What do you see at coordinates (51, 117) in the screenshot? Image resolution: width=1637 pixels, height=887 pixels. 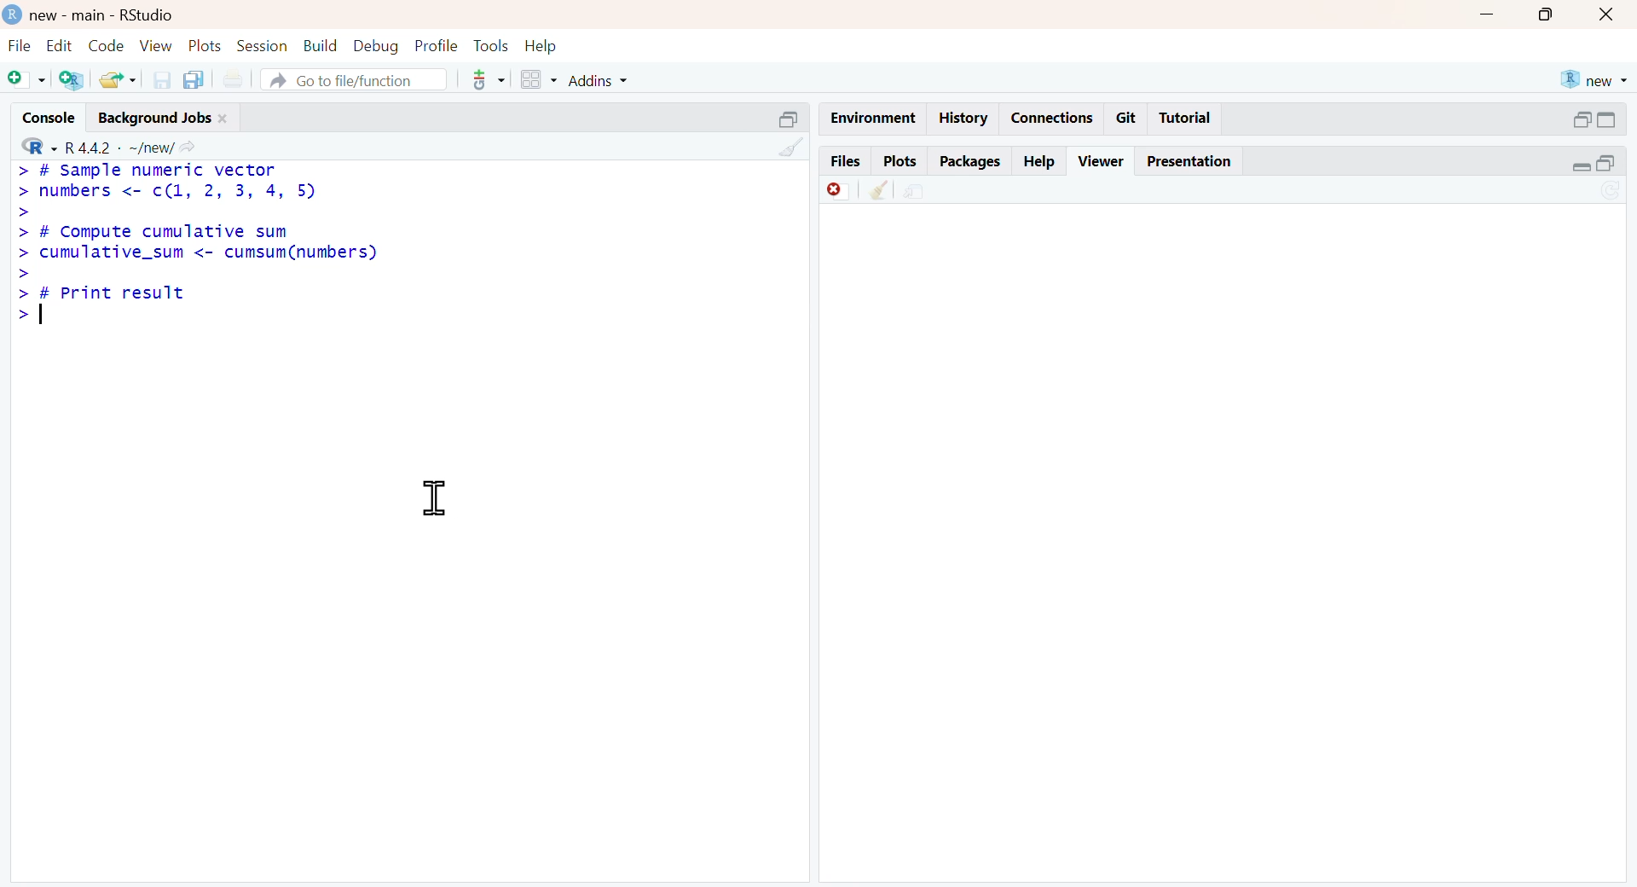 I see `console` at bounding box center [51, 117].